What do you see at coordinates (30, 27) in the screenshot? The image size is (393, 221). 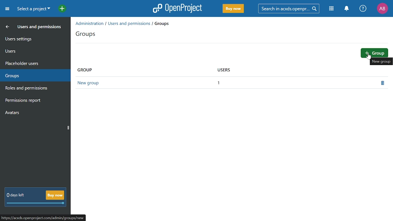 I see `Users and permission` at bounding box center [30, 27].